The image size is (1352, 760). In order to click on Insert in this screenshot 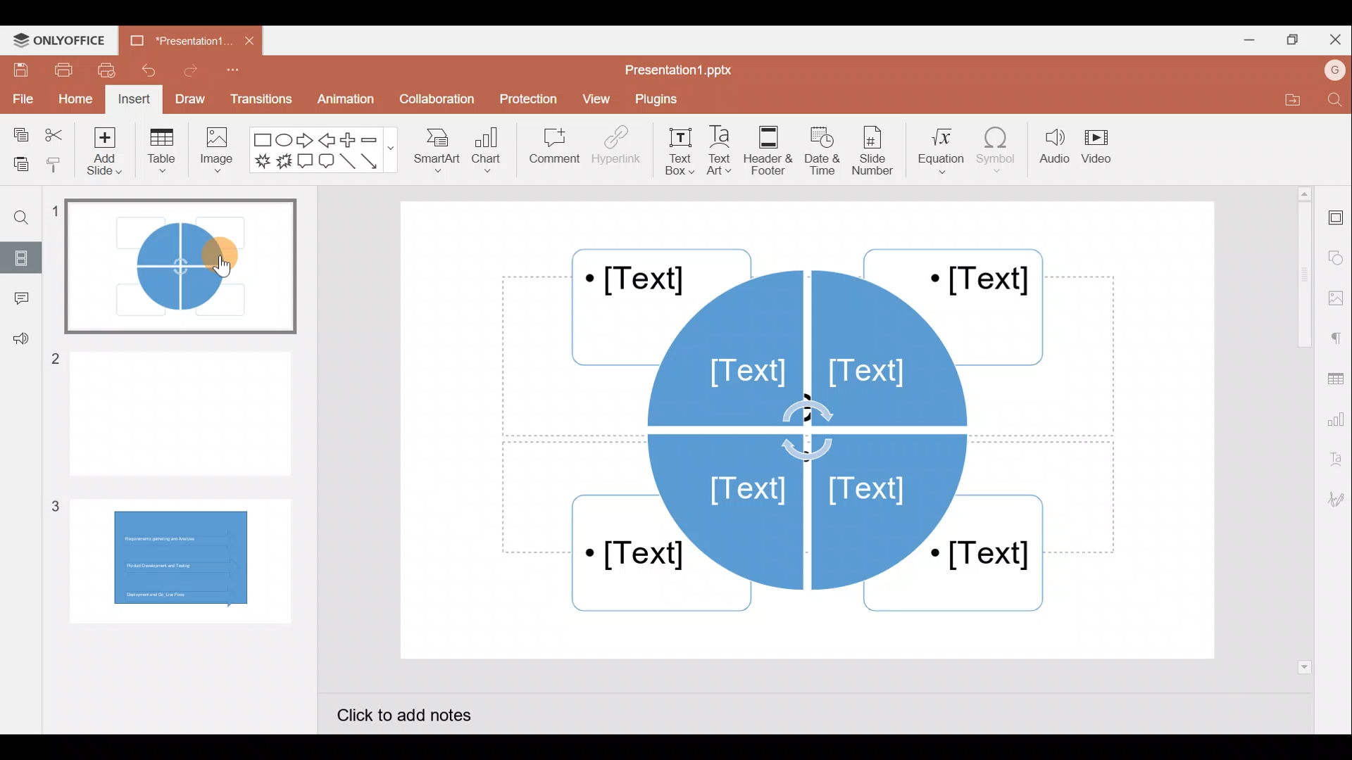, I will do `click(134, 99)`.